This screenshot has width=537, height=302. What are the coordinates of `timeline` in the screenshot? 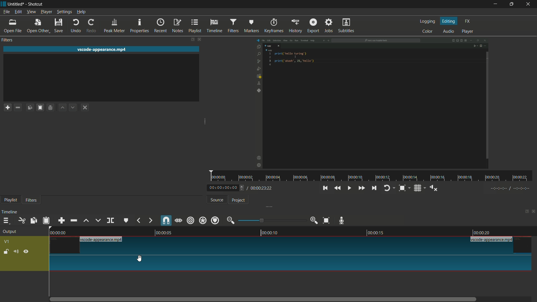 It's located at (291, 232).